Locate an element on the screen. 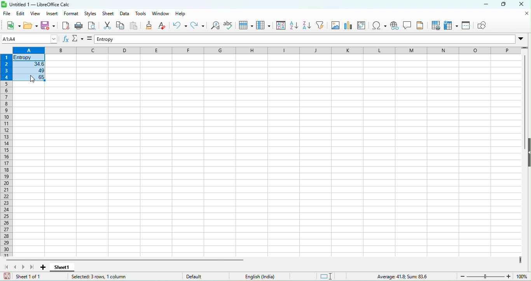 This screenshot has width=531, height=281. standard selection is located at coordinates (327, 276).